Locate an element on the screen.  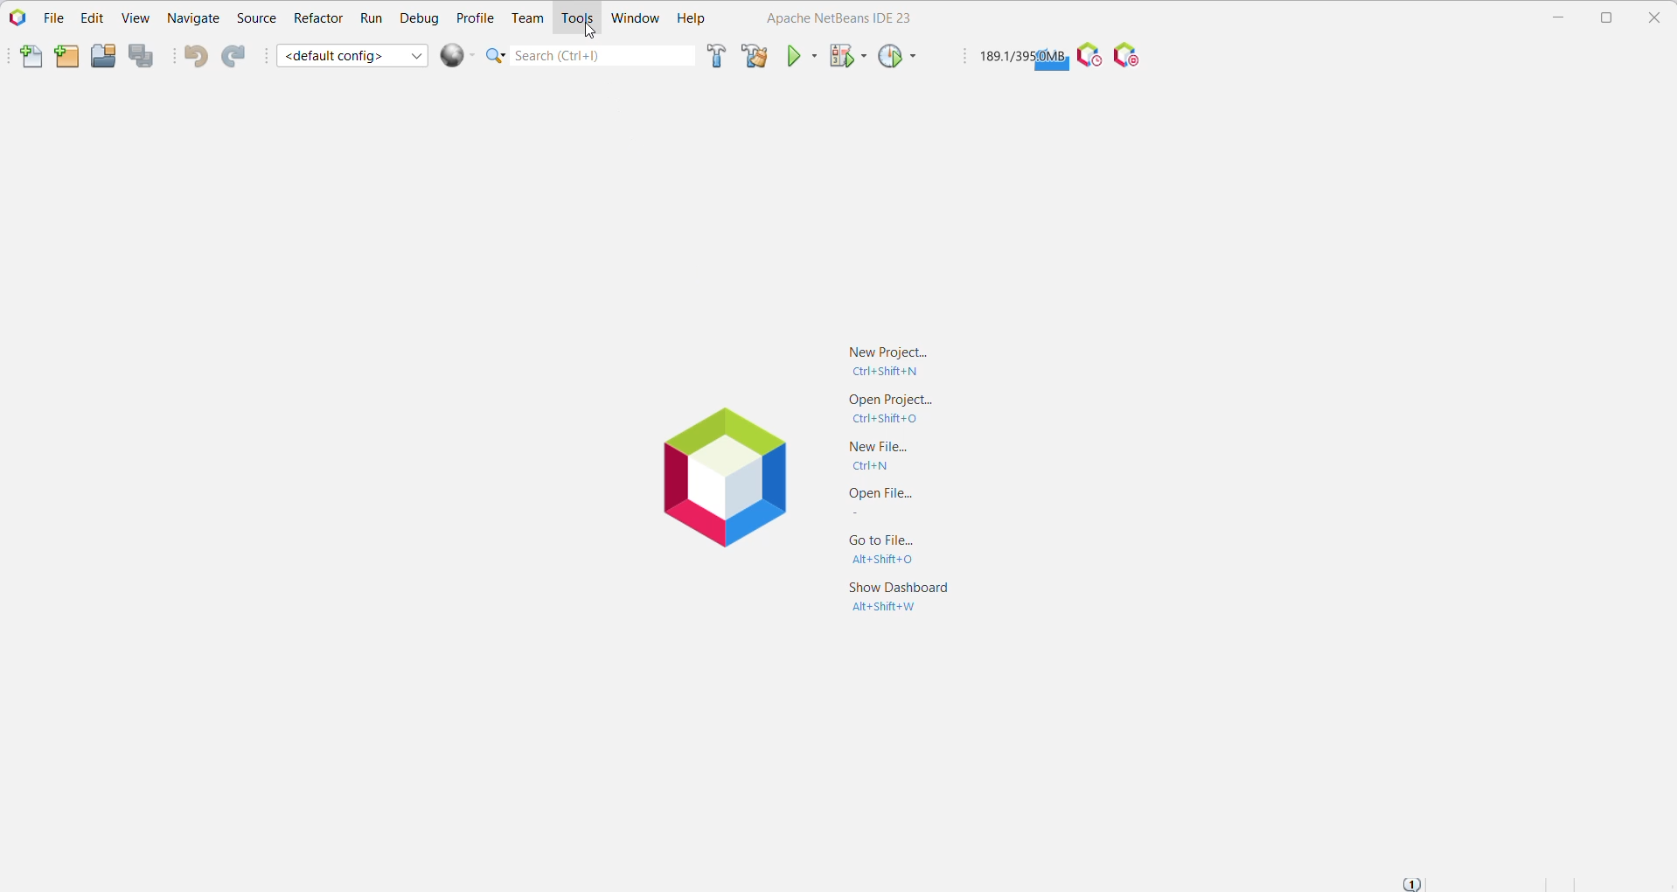
Debug is located at coordinates (418, 18).